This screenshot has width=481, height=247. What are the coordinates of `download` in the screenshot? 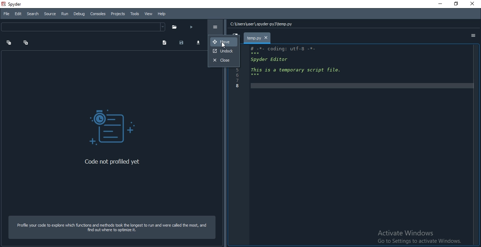 It's located at (200, 43).